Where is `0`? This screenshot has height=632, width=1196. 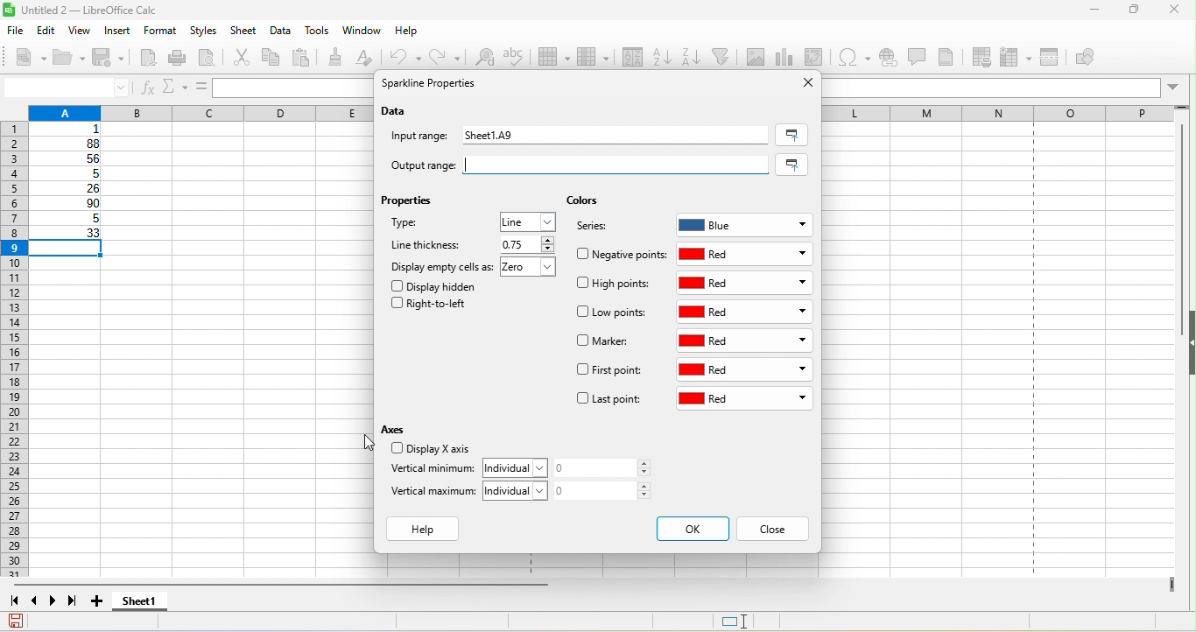
0 is located at coordinates (608, 490).